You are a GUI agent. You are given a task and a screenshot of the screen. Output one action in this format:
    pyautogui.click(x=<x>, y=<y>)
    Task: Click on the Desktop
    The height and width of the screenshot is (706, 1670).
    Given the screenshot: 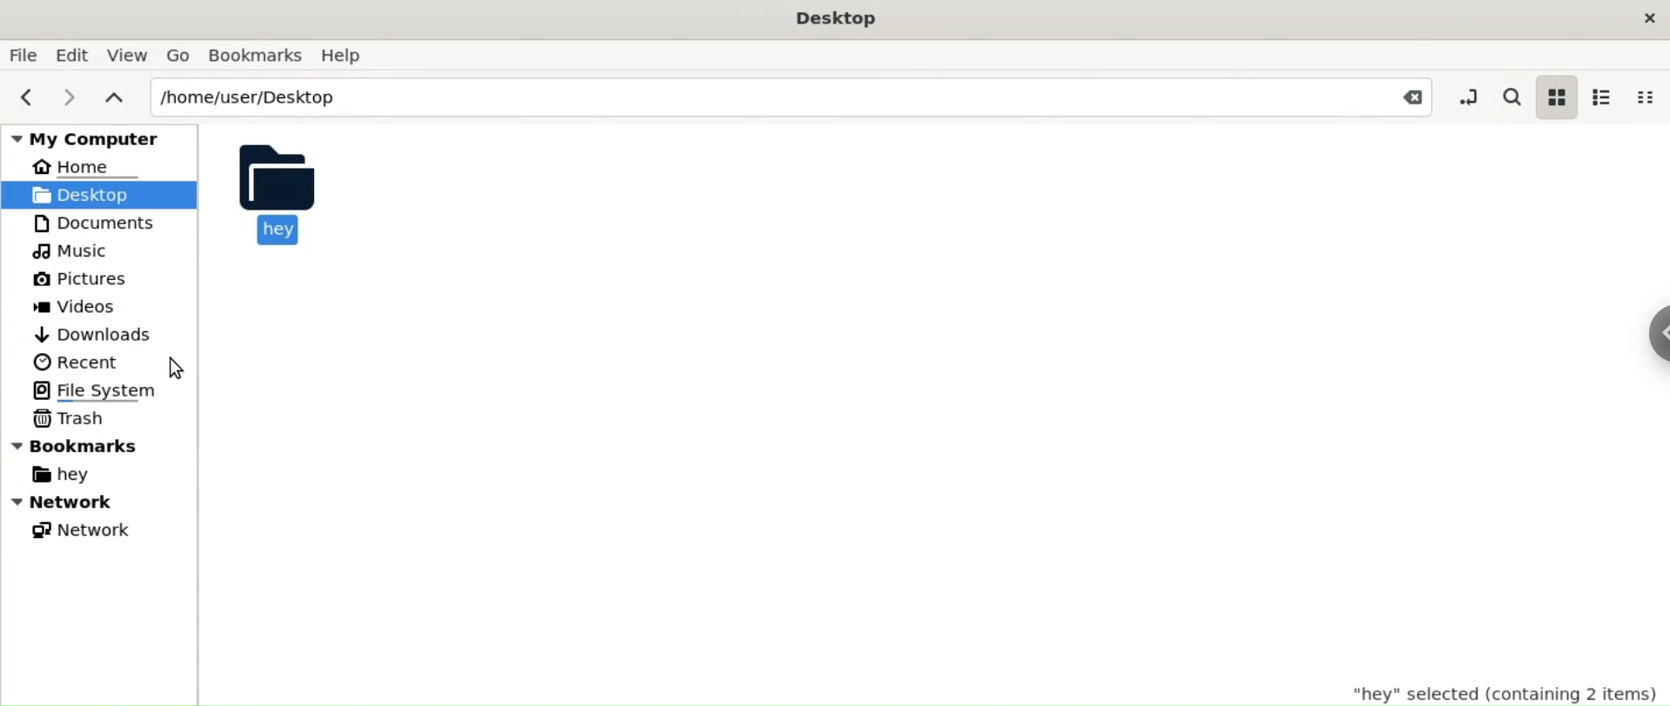 What is the action you would take?
    pyautogui.click(x=845, y=22)
    